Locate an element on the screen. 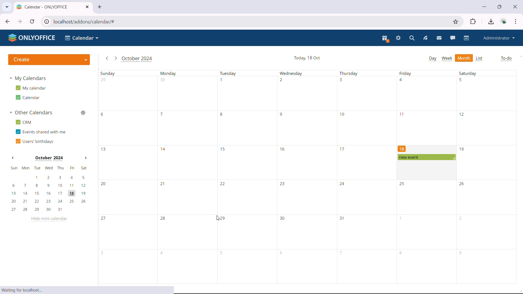 Image resolution: width=523 pixels, height=294 pixels. 2 is located at coordinates (281, 80).